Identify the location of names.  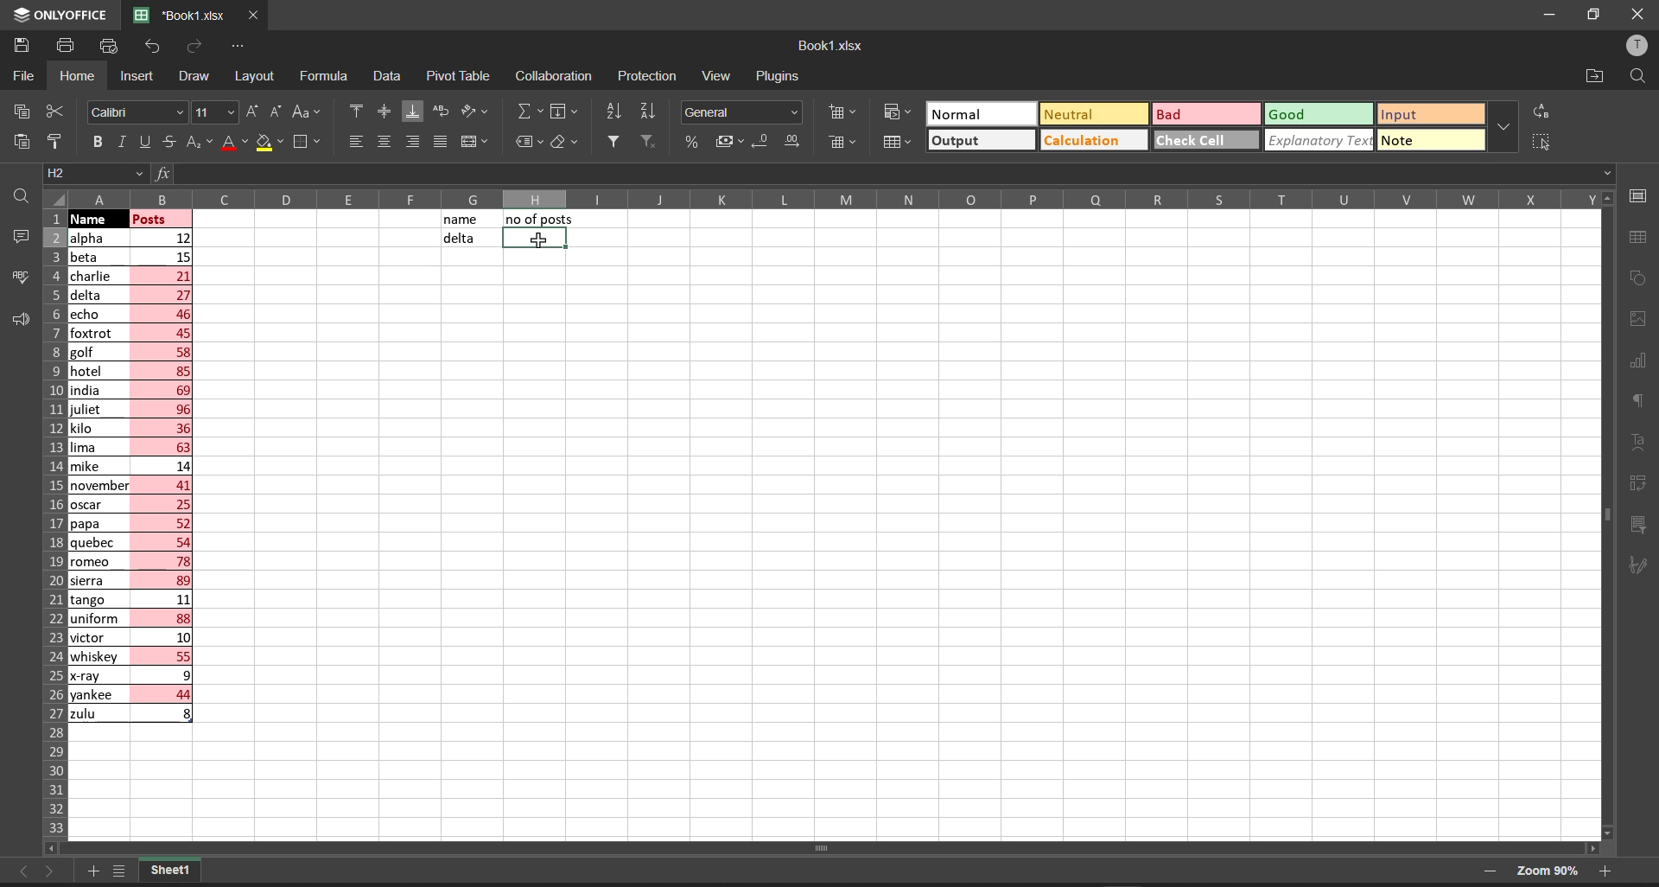
(96, 475).